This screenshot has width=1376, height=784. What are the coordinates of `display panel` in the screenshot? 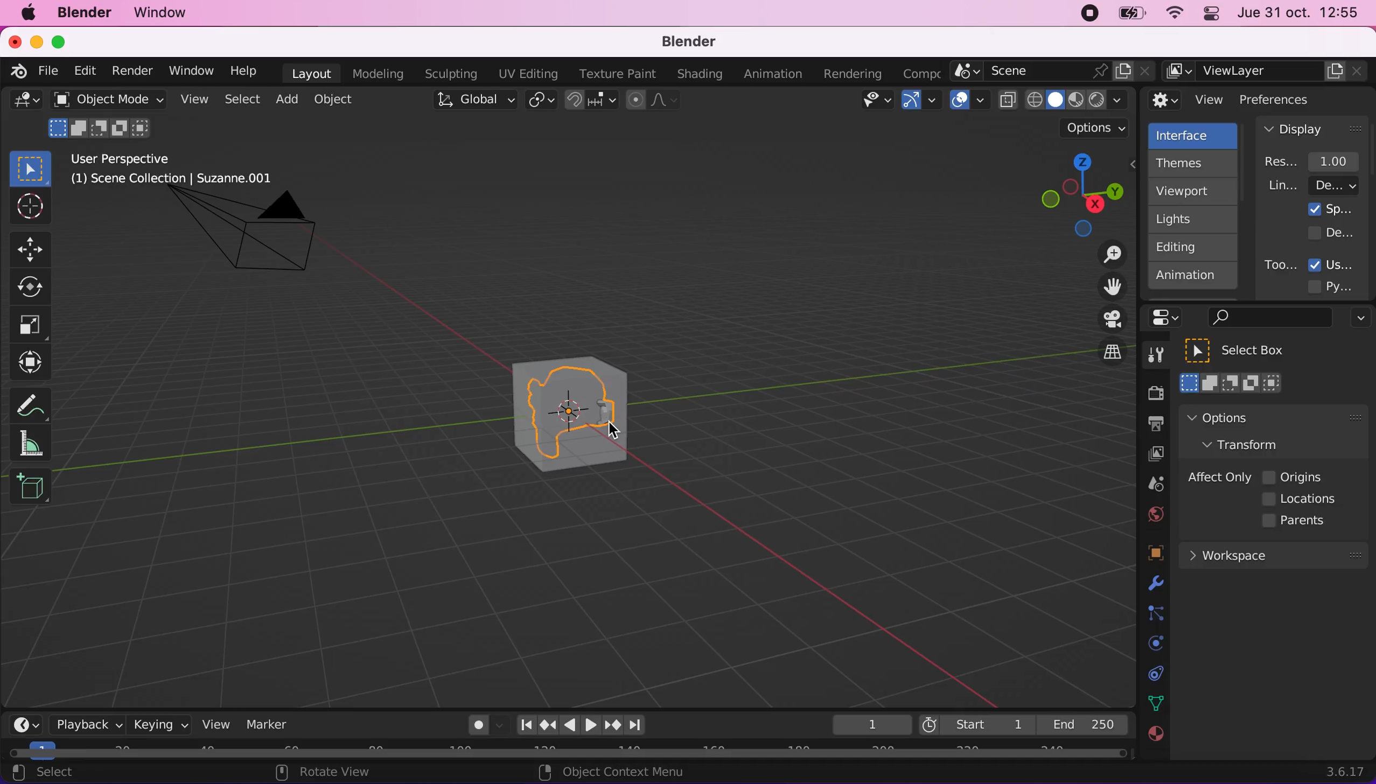 It's located at (1312, 128).